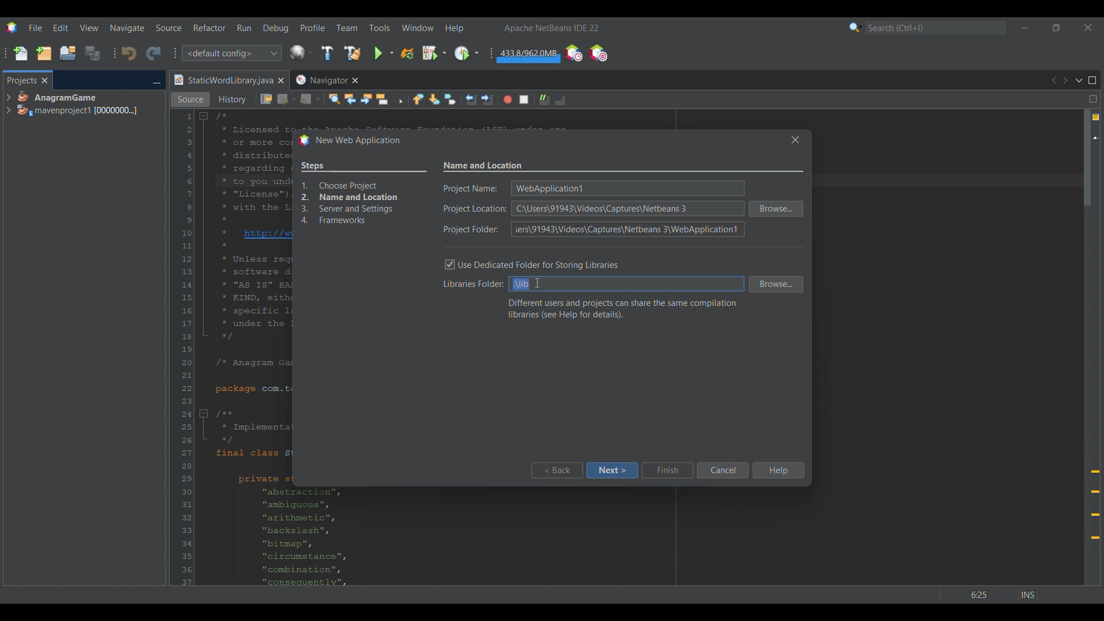 Image resolution: width=1104 pixels, height=621 pixels. I want to click on New file, so click(20, 53).